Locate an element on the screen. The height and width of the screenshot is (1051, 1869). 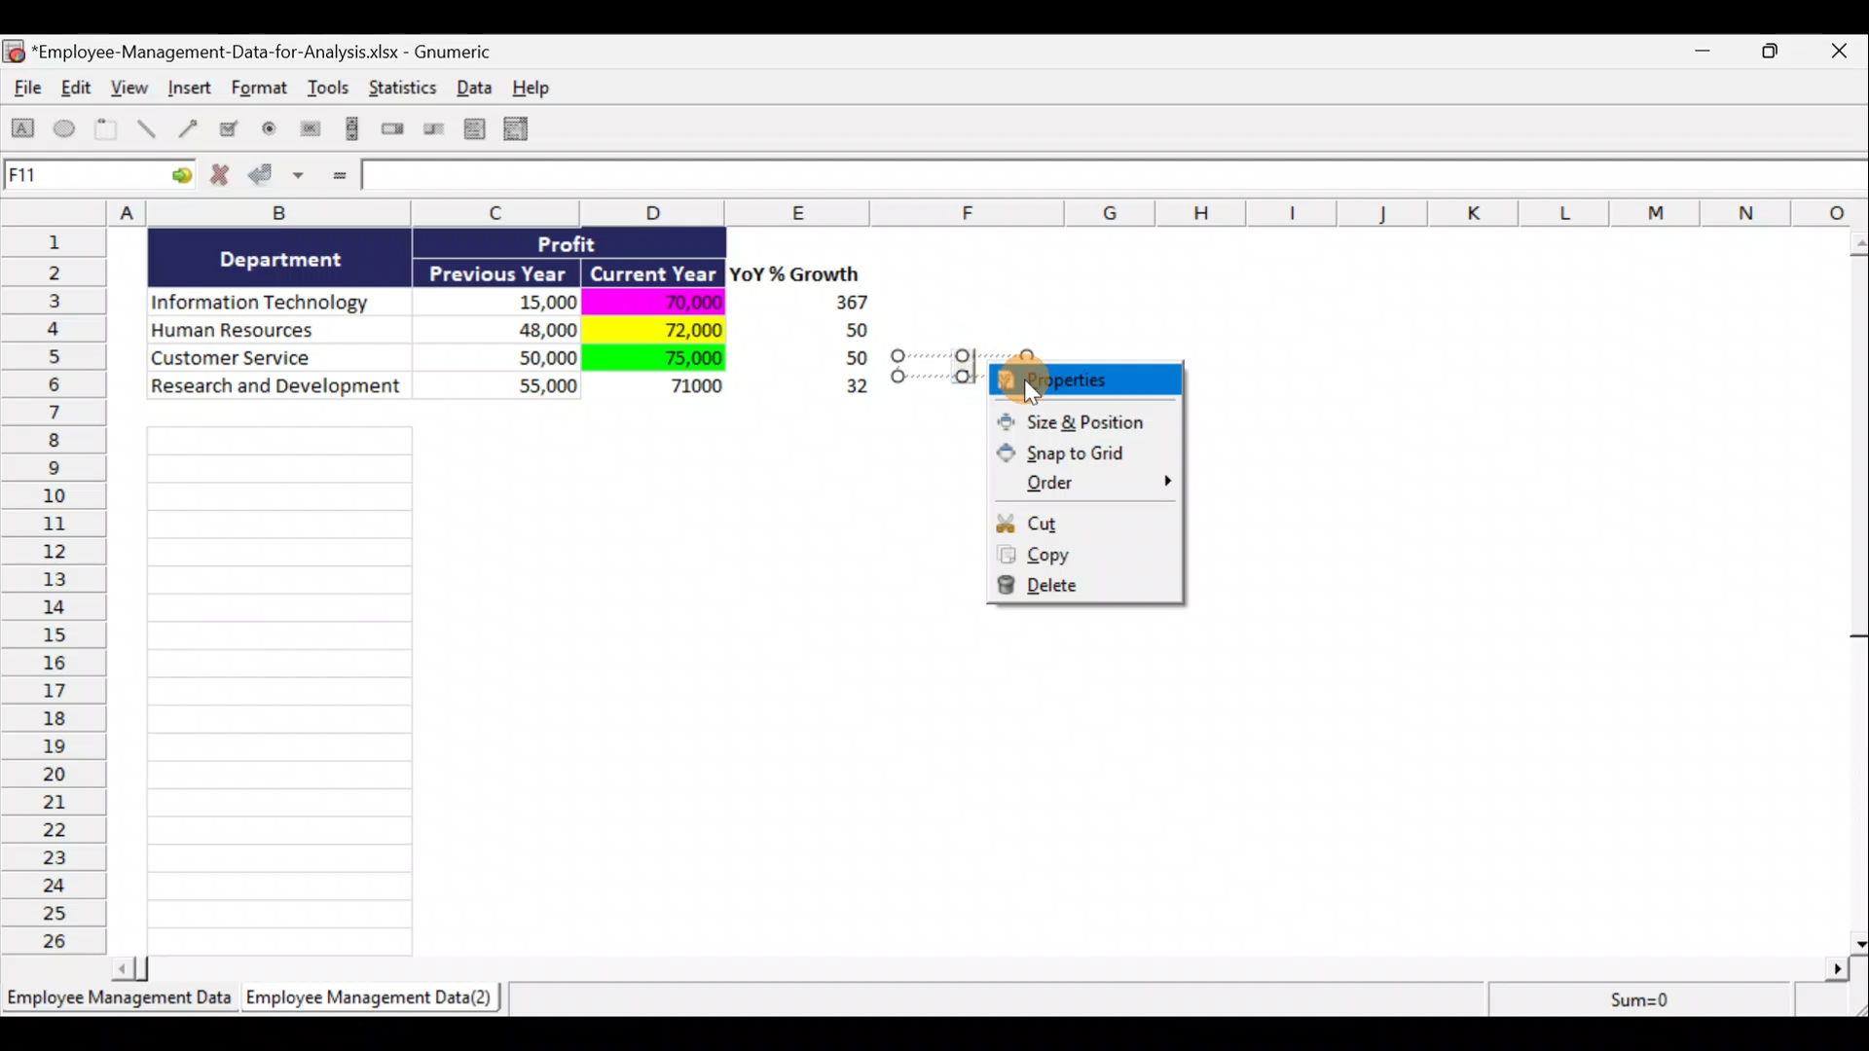
Delete is located at coordinates (1094, 589).